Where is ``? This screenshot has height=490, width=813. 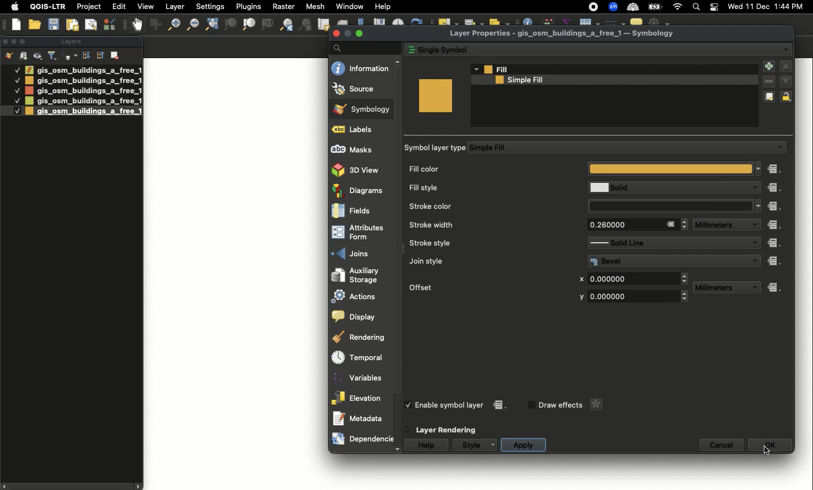  is located at coordinates (776, 225).